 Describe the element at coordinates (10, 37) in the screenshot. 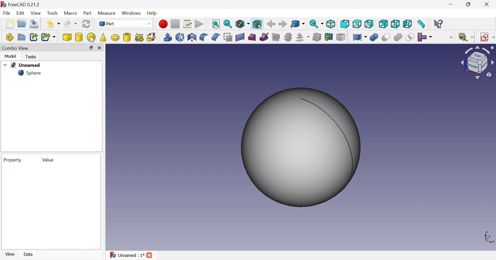

I see `Create part` at that location.